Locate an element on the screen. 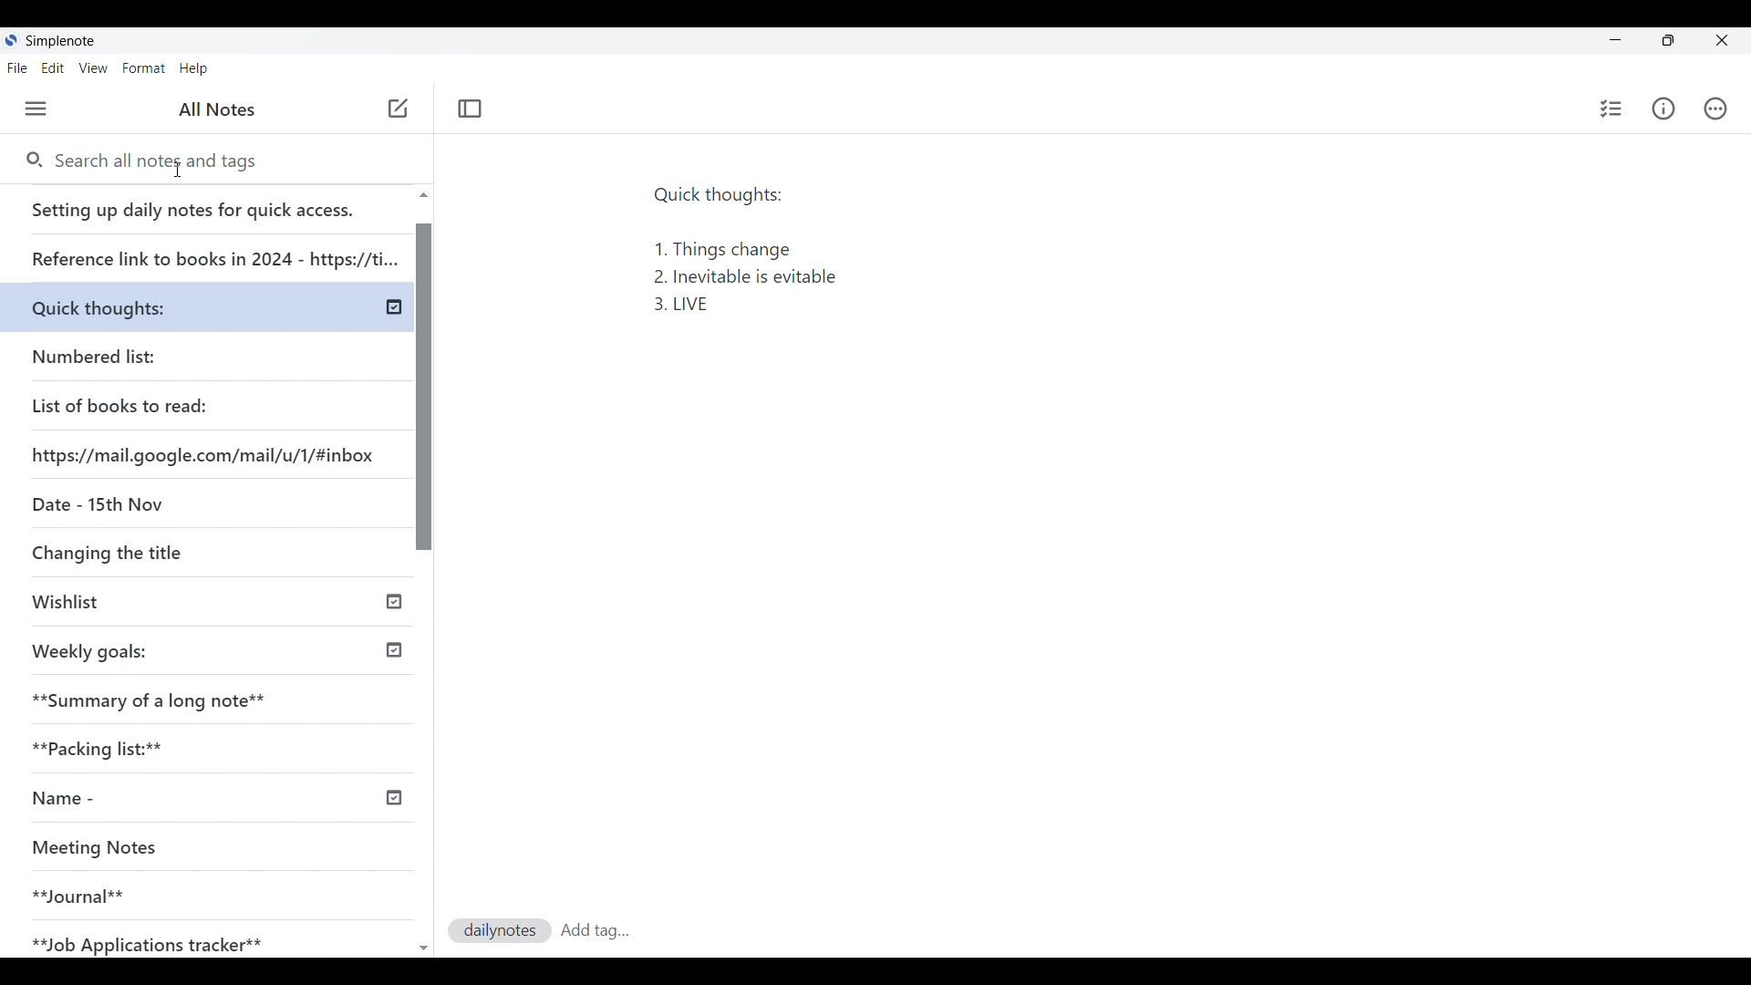 This screenshot has width=1751, height=985. Setting up daily notes for quick access is located at coordinates (210, 204).